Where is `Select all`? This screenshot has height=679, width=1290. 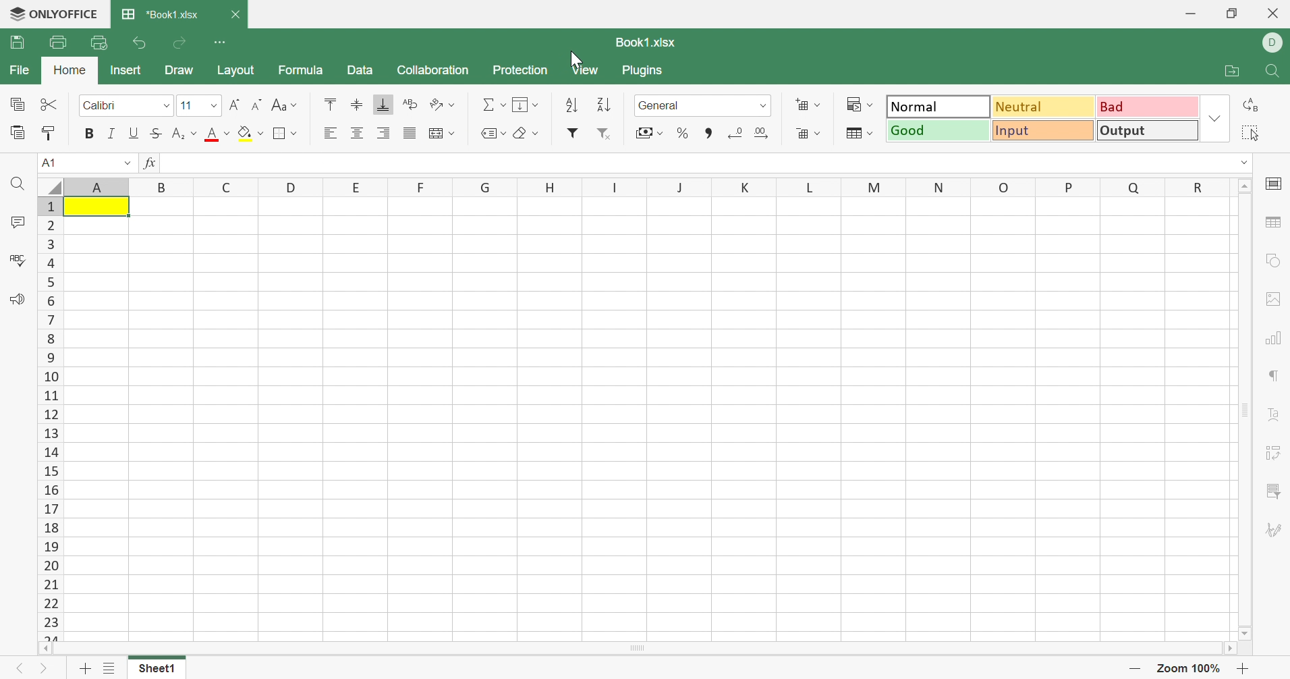
Select all is located at coordinates (1250, 133).